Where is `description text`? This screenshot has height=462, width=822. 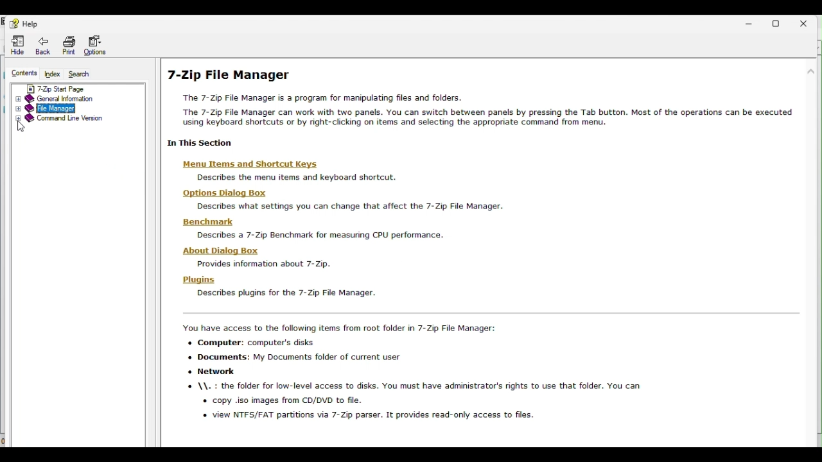 description text is located at coordinates (296, 179).